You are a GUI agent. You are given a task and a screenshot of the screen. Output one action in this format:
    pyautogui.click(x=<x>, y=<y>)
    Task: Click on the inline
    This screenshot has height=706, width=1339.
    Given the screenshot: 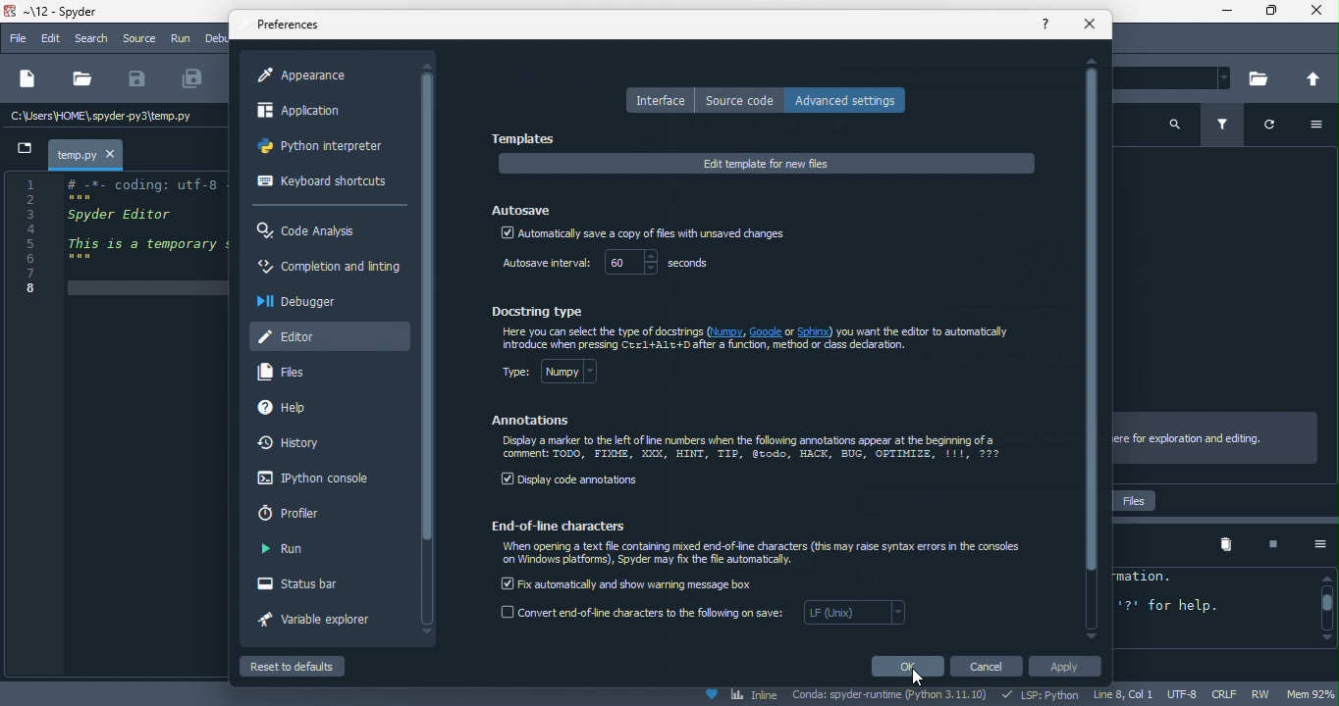 What is the action you would take?
    pyautogui.click(x=740, y=696)
    